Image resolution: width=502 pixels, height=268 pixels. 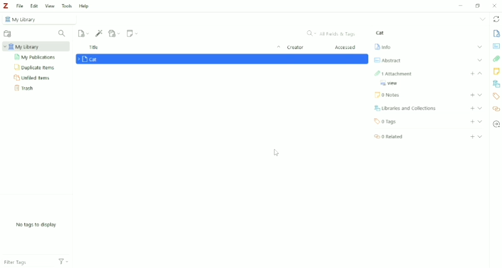 I want to click on Expand section, so click(x=480, y=108).